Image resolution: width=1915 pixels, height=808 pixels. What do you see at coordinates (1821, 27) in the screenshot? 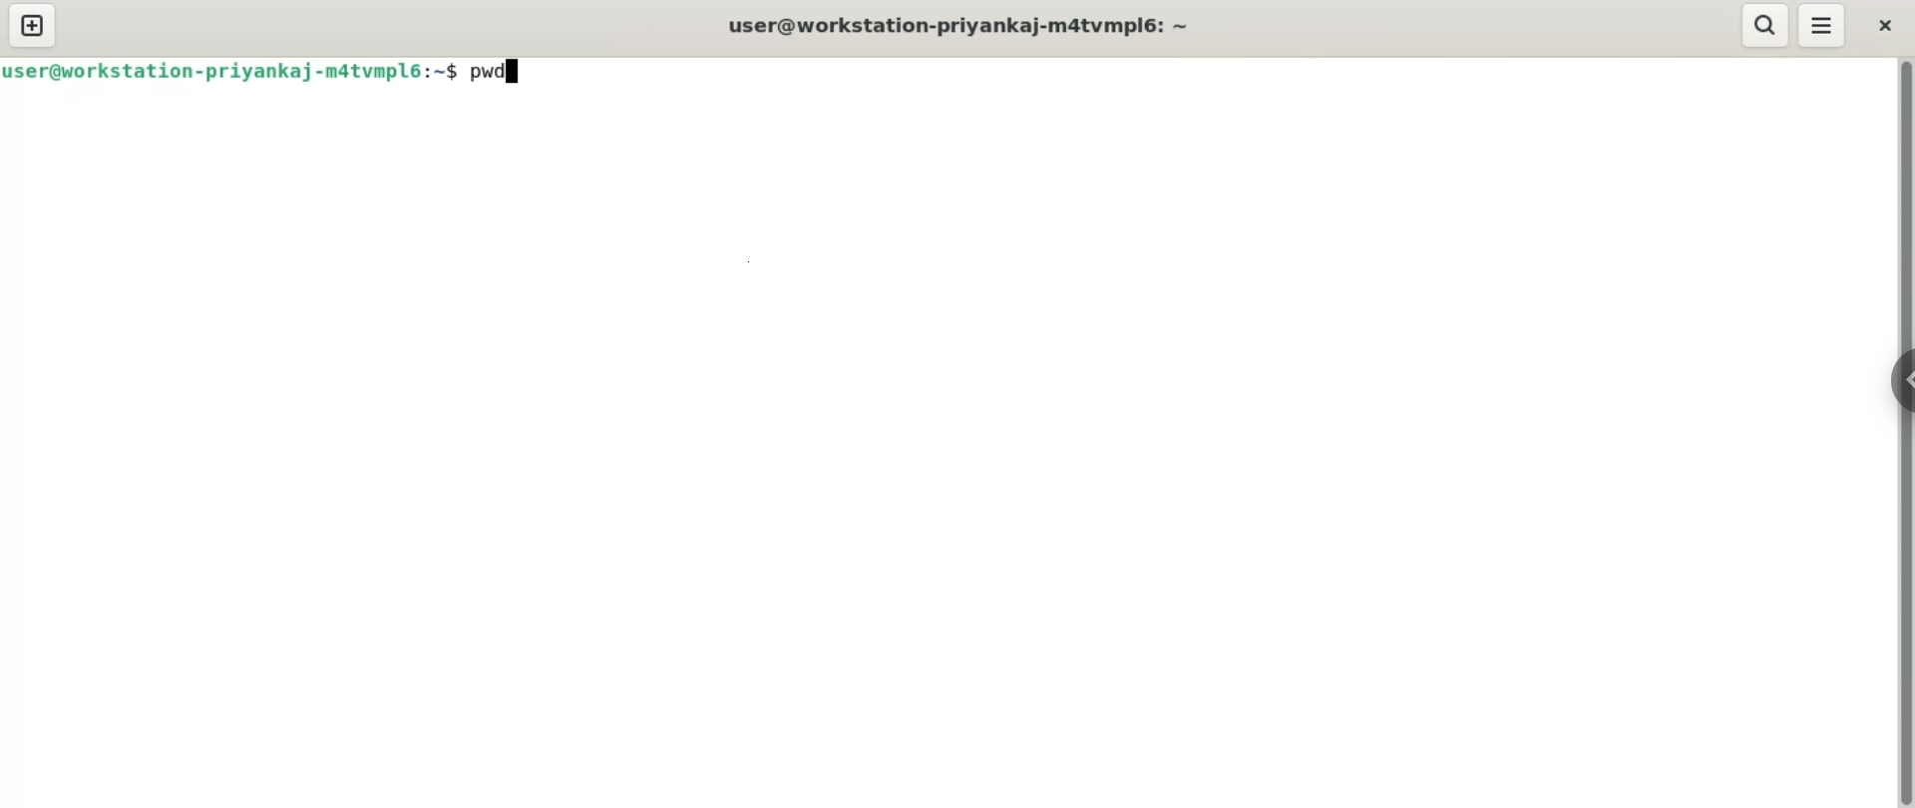
I see `menu` at bounding box center [1821, 27].